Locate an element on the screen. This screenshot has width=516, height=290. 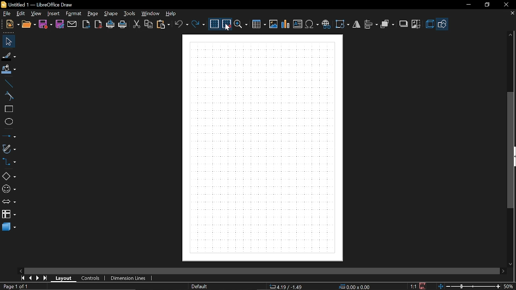
3d effect is located at coordinates (431, 25).